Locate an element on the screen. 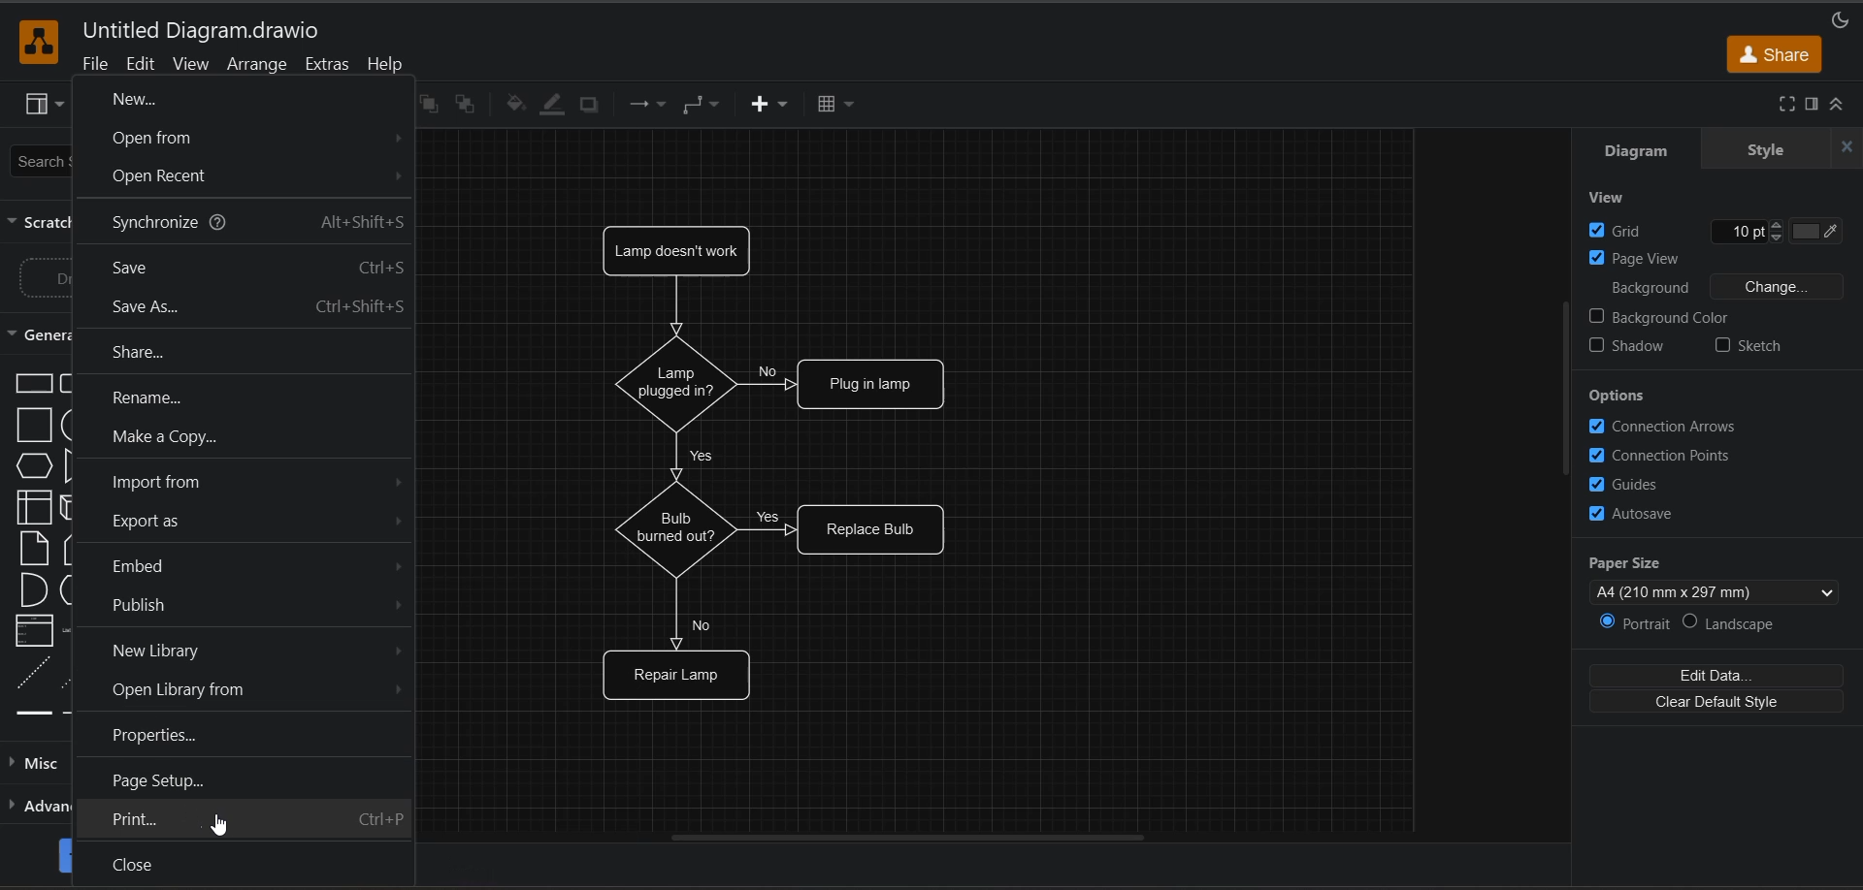  background color is located at coordinates (1683, 315).